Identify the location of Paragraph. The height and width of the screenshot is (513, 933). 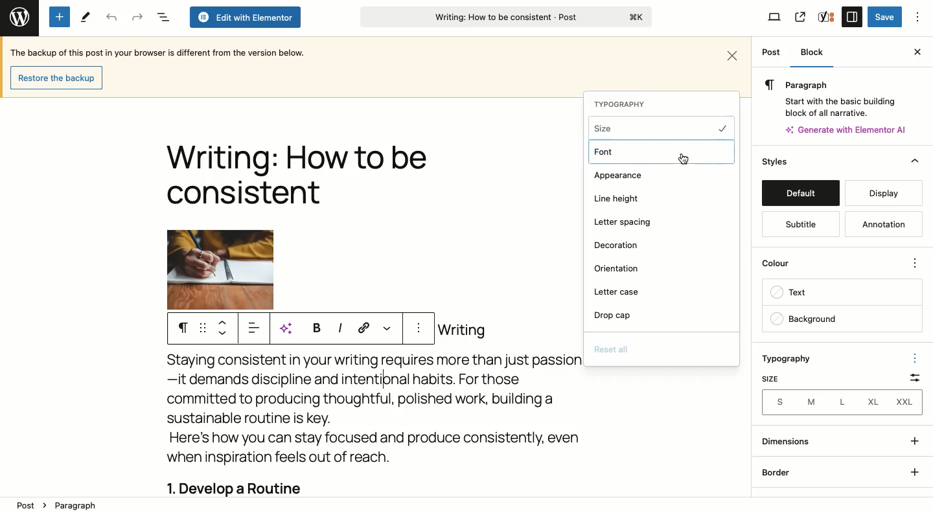
(84, 505).